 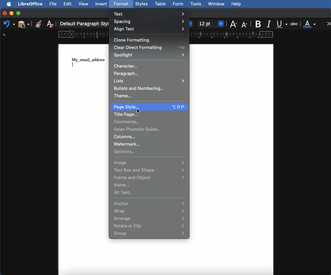 I want to click on Clear formatting, so click(x=50, y=23).